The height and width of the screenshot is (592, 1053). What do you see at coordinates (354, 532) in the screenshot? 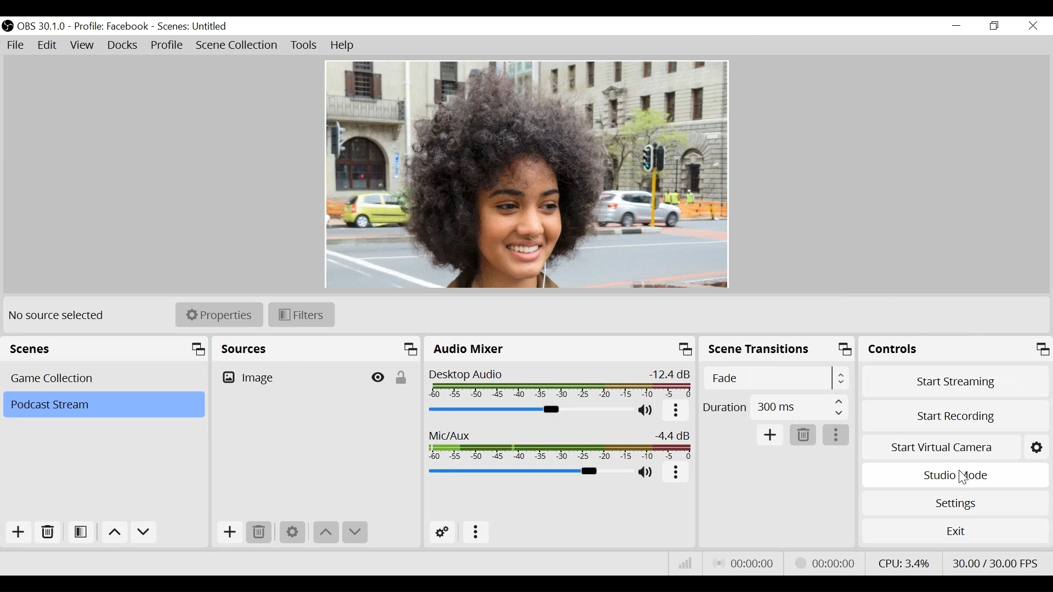
I see `move down ` at bounding box center [354, 532].